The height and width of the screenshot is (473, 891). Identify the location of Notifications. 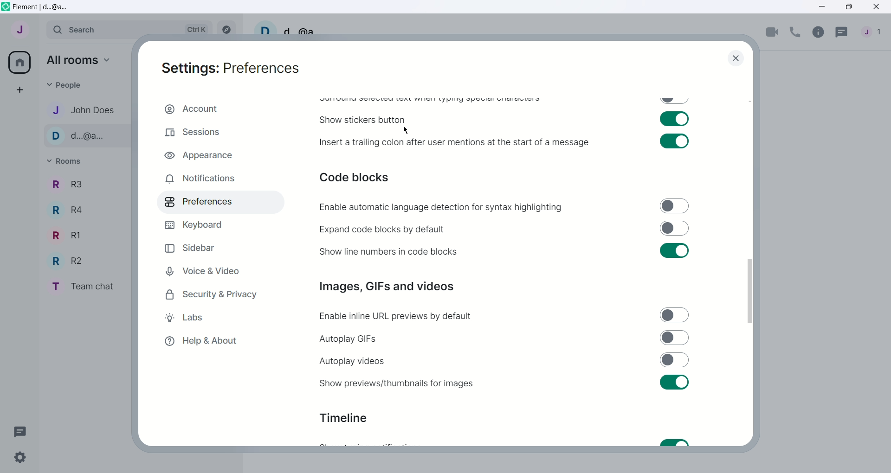
(213, 179).